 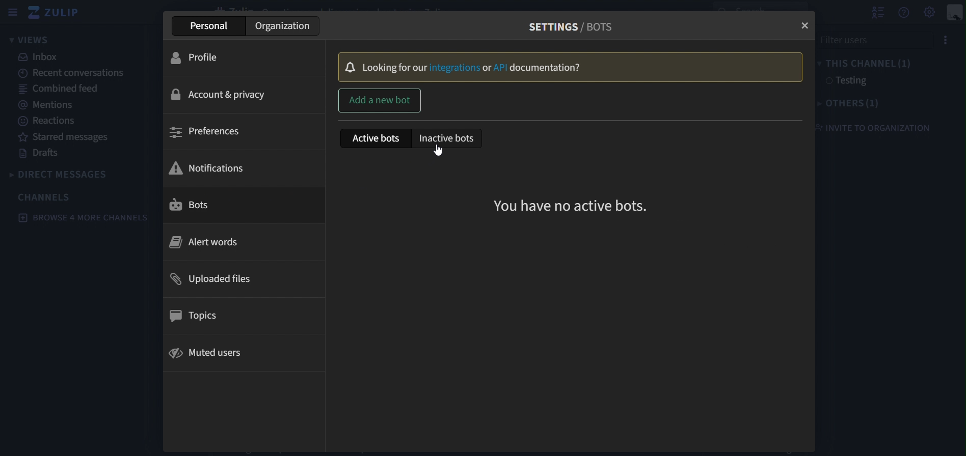 I want to click on hide sidebar, so click(x=11, y=14).